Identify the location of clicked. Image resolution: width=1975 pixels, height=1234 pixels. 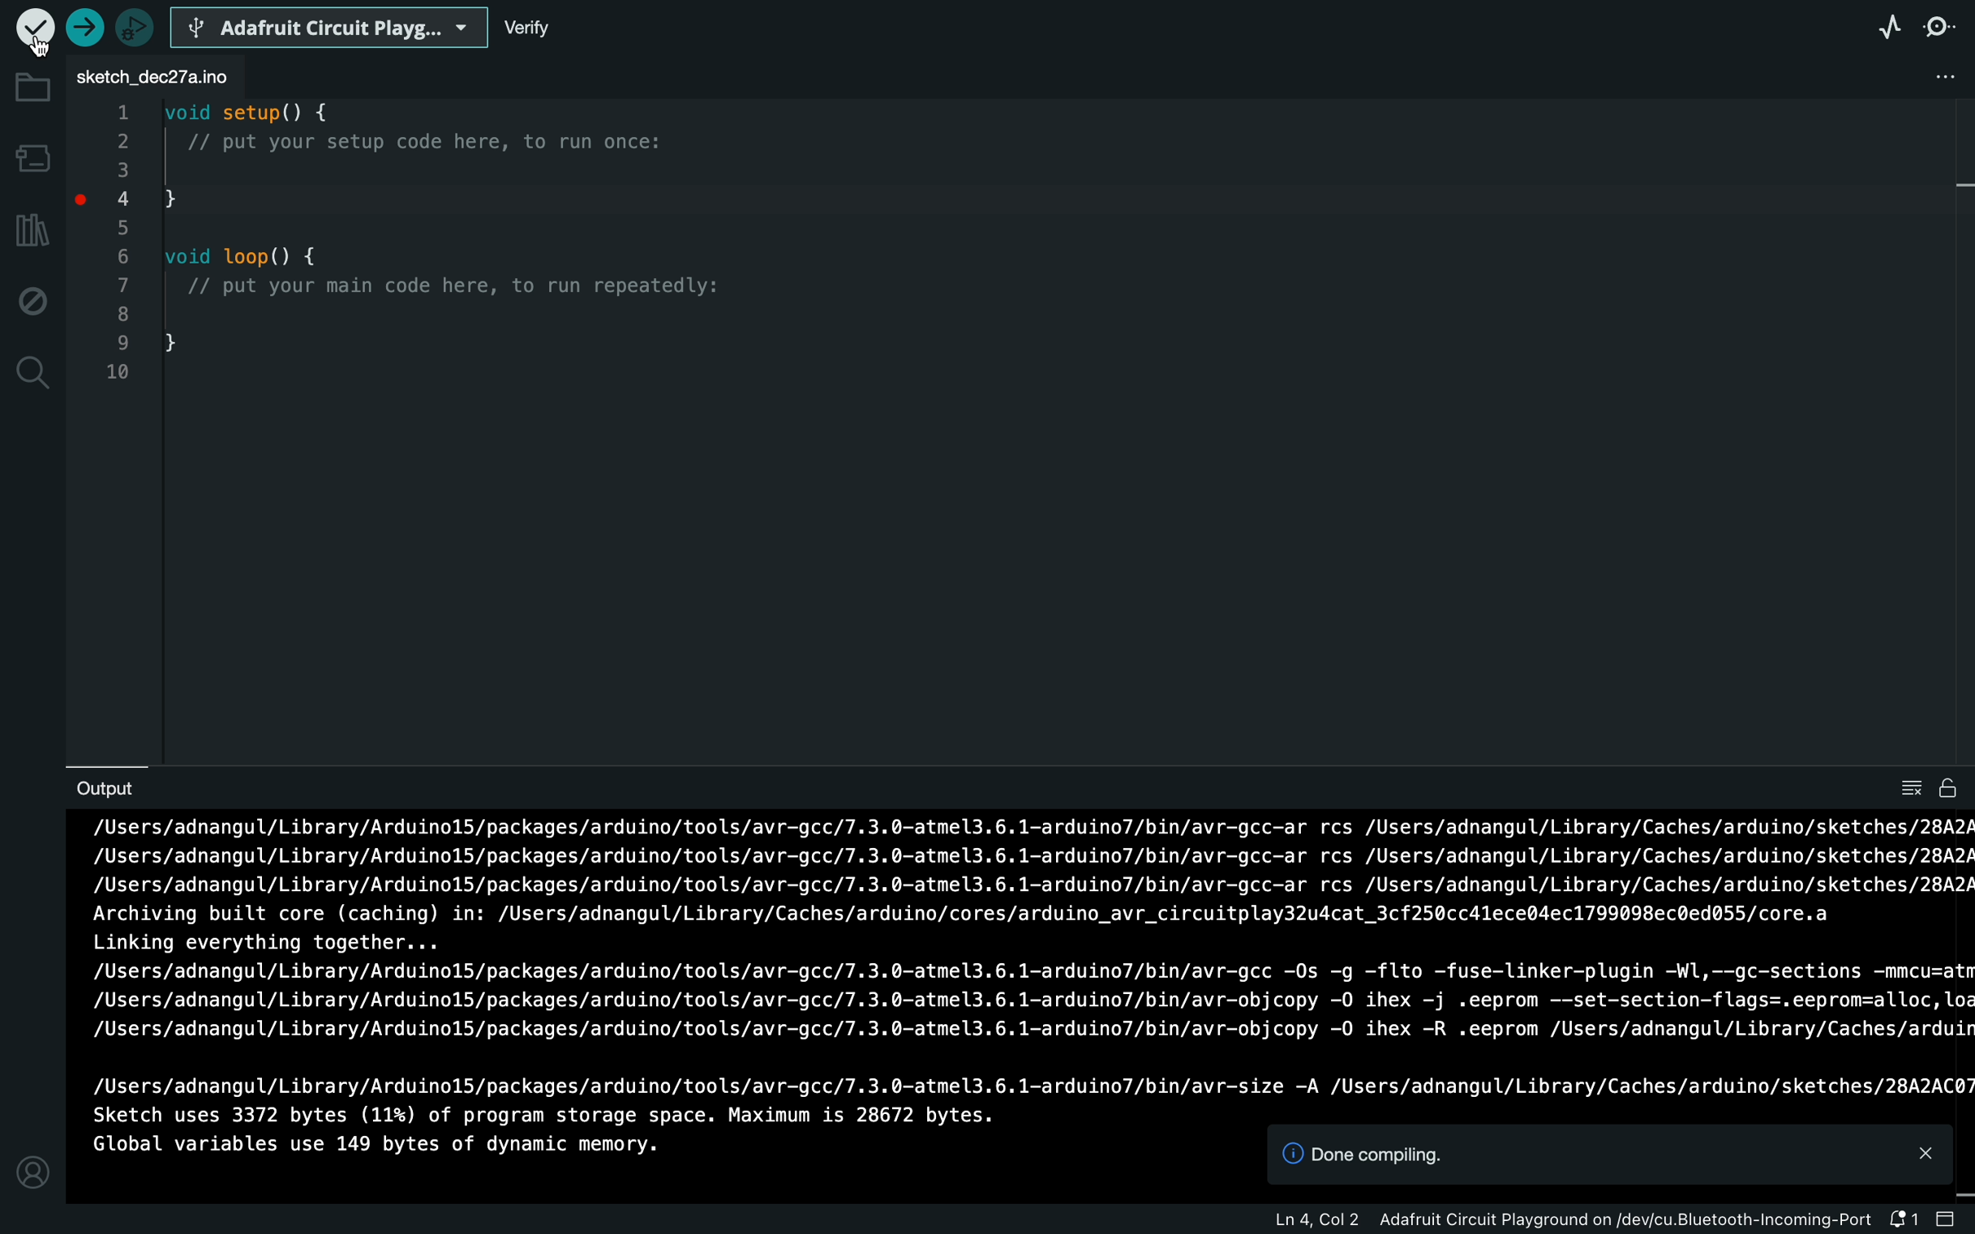
(36, 33).